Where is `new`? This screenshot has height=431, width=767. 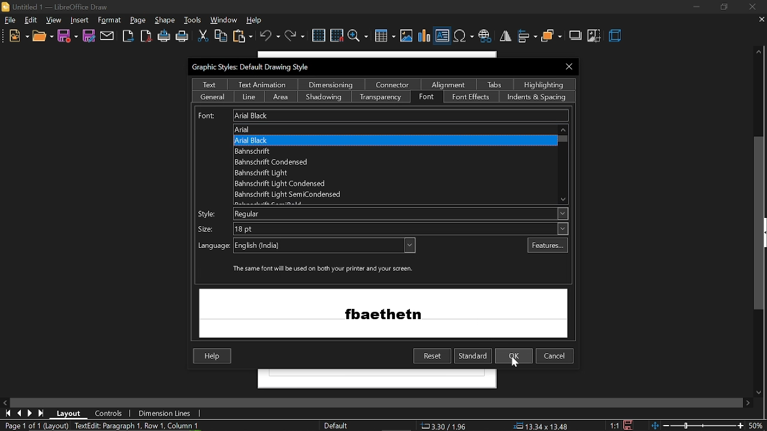
new is located at coordinates (18, 36).